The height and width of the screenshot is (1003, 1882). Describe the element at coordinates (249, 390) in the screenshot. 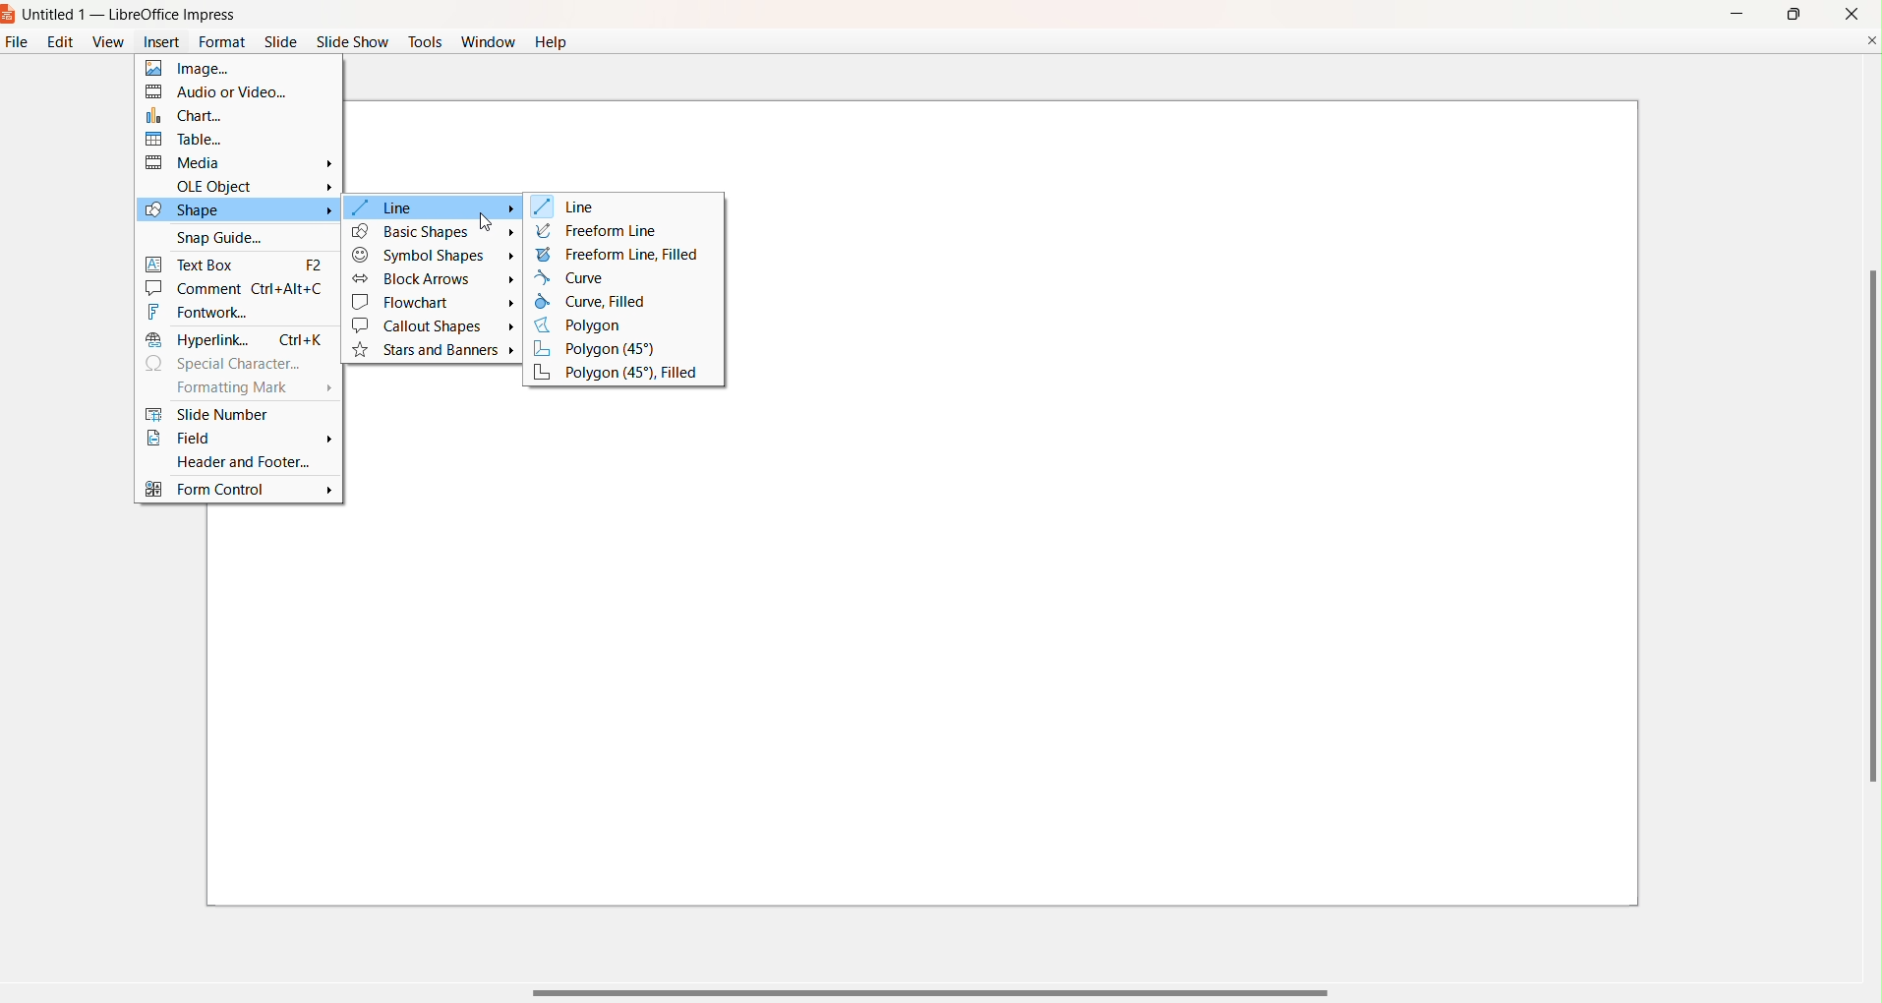

I see `Formatting Mark` at that location.